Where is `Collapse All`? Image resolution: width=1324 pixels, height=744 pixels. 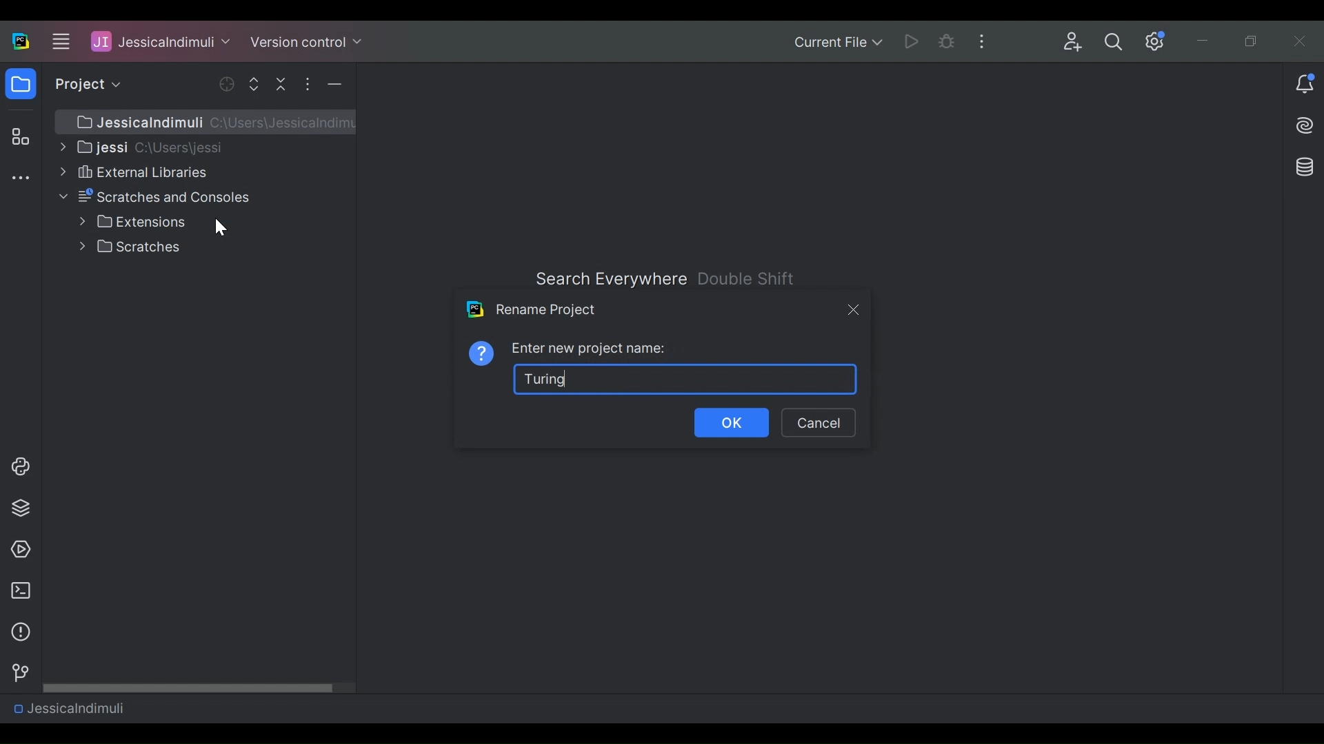 Collapse All is located at coordinates (283, 83).